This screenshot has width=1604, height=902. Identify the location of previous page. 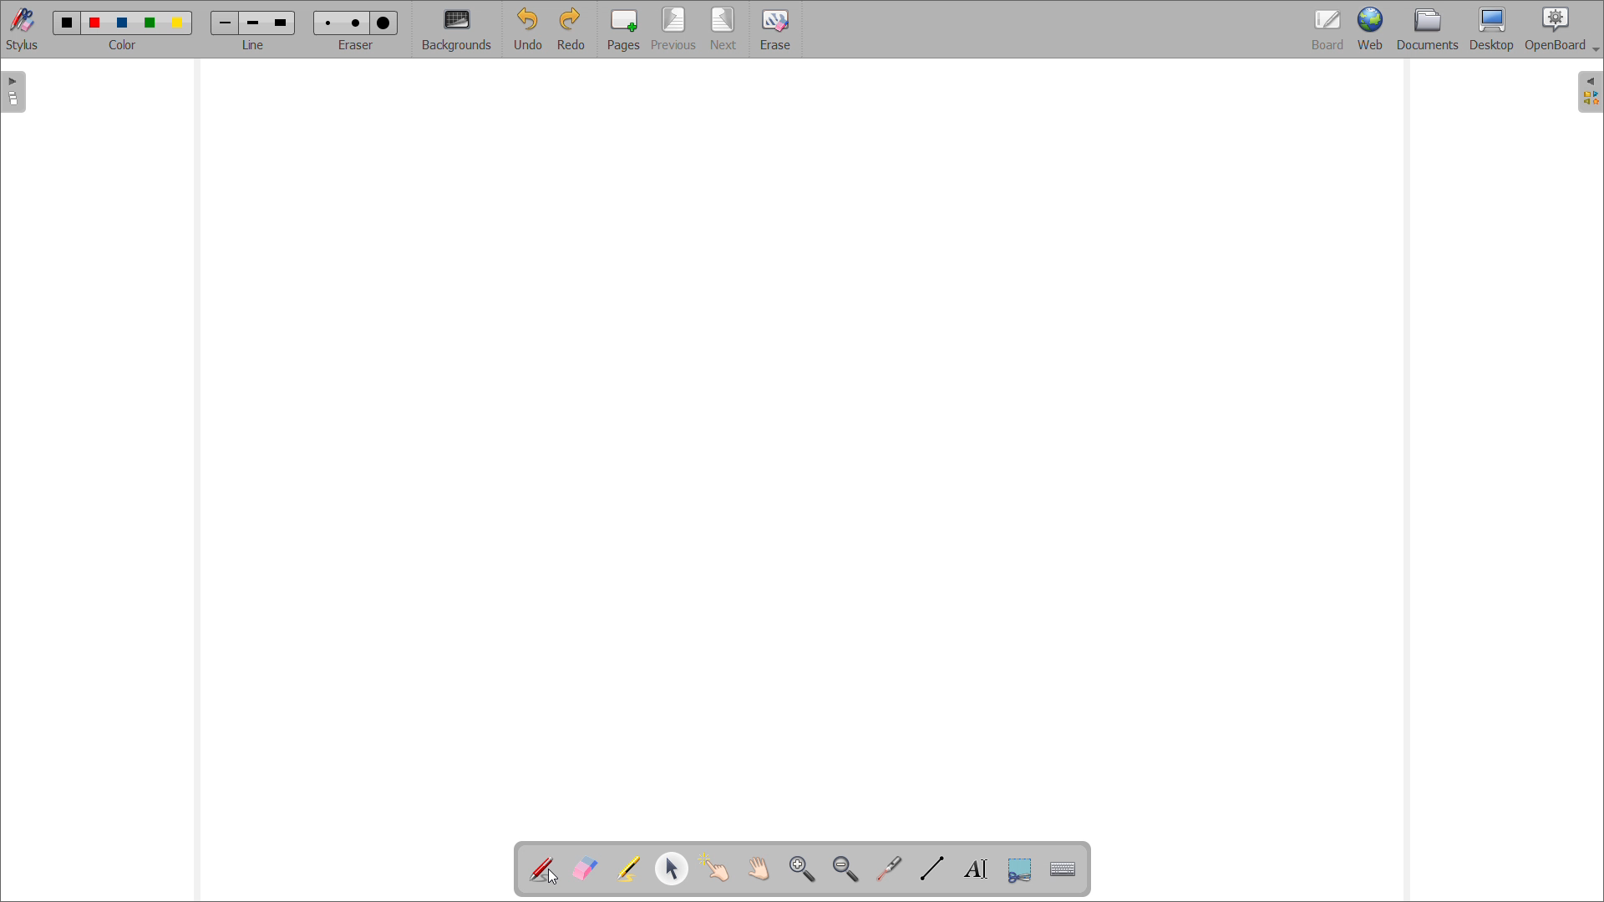
(674, 28).